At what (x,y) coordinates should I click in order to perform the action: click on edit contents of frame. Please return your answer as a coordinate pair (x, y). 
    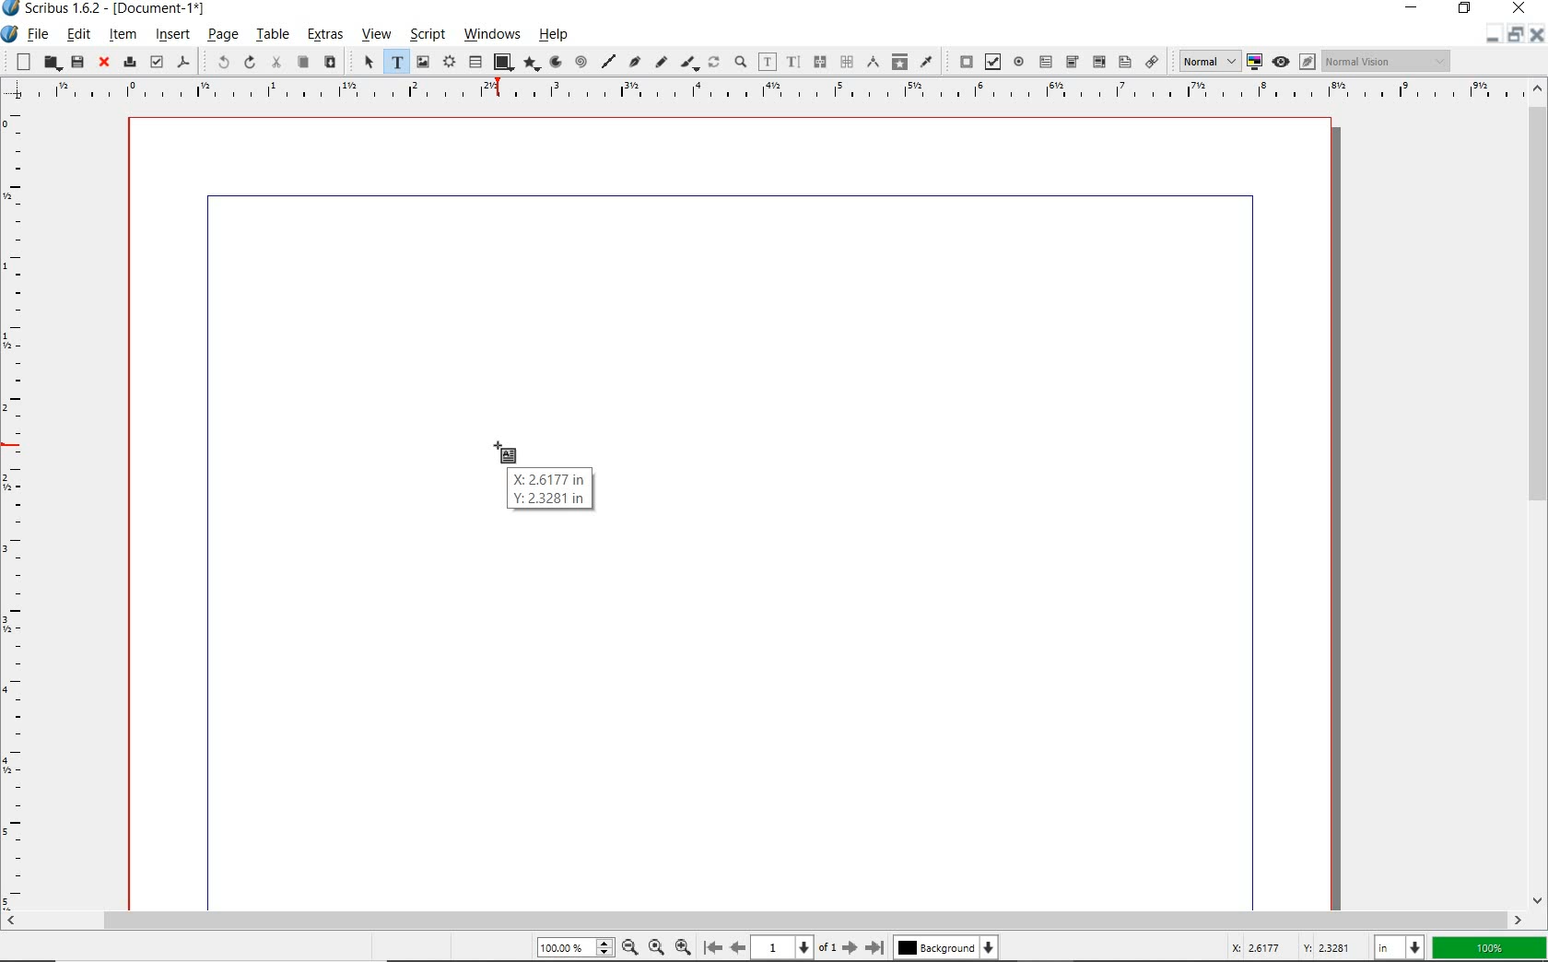
    Looking at the image, I should click on (767, 64).